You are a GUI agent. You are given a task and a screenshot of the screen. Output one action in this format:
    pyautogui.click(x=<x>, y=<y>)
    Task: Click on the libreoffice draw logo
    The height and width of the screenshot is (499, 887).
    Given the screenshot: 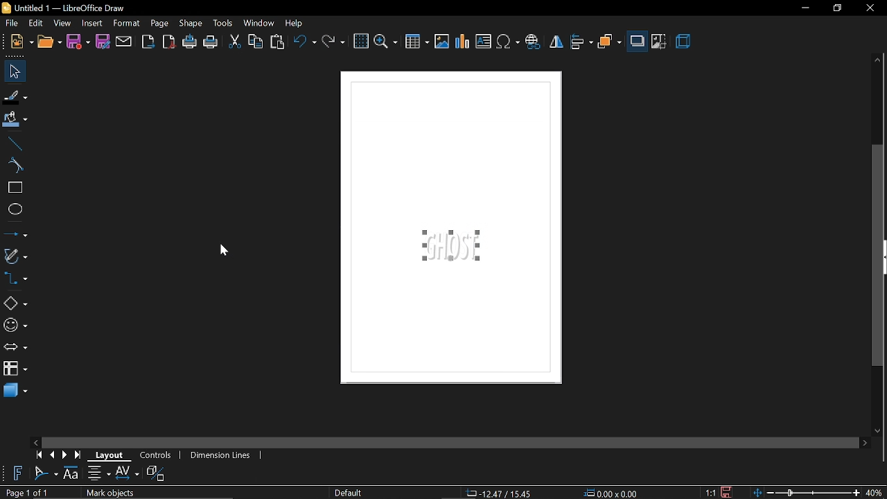 What is the action you would take?
    pyautogui.click(x=6, y=8)
    